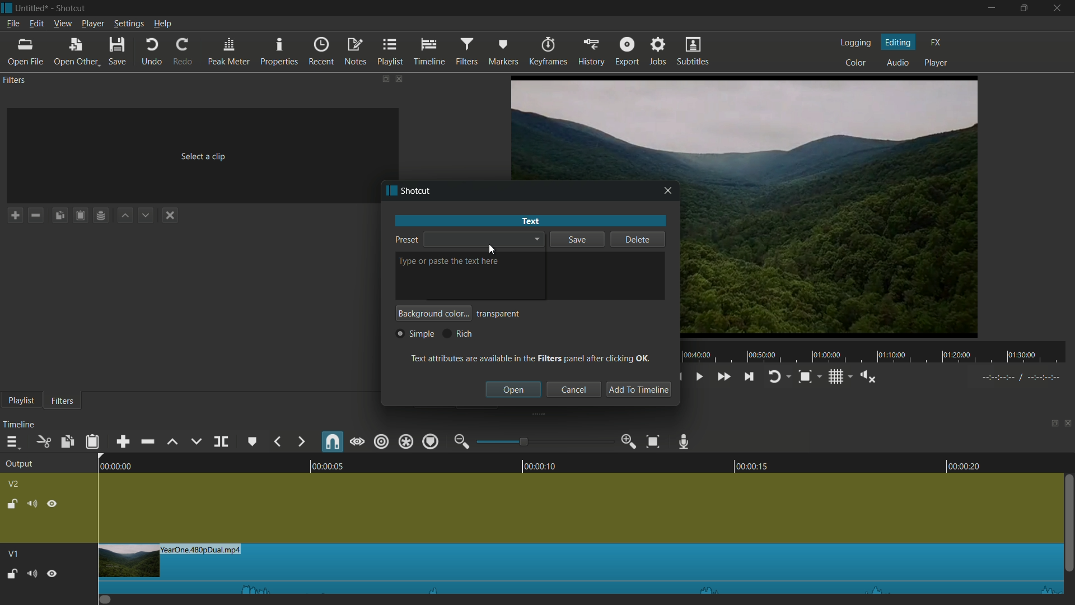  Describe the element at coordinates (514, 389) in the screenshot. I see `open` at that location.